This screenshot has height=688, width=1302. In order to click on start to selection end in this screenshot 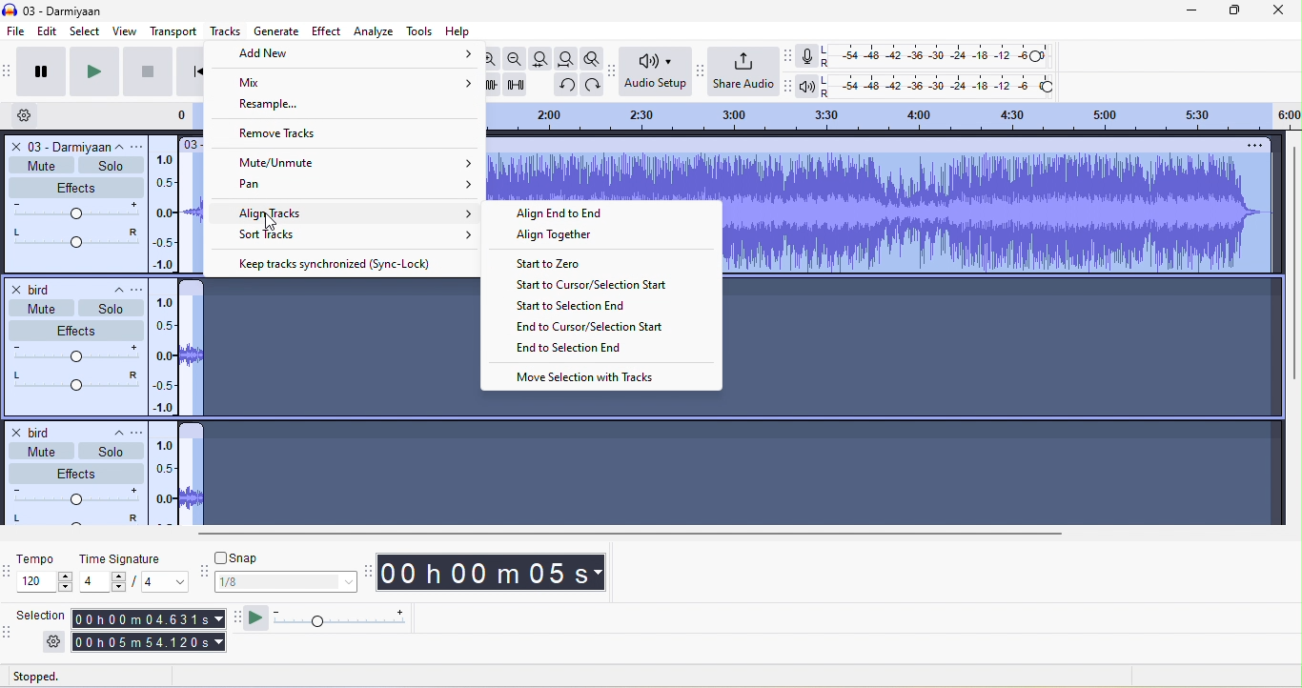, I will do `click(577, 306)`.